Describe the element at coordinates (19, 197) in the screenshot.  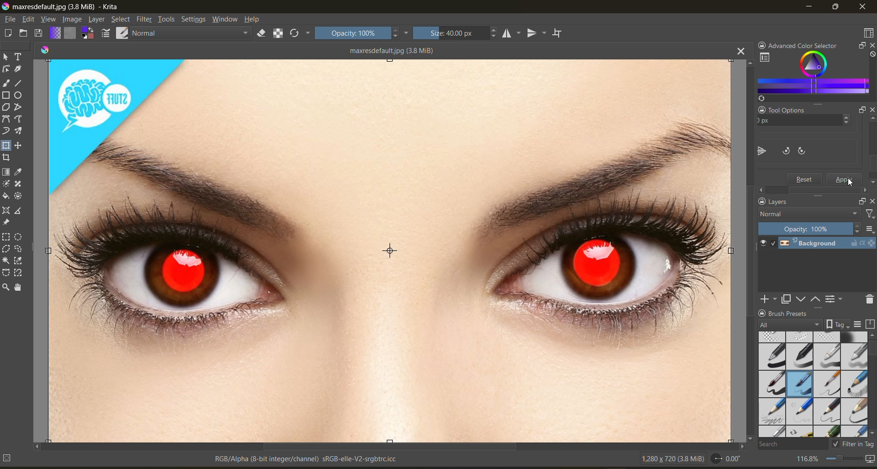
I see `tool` at that location.